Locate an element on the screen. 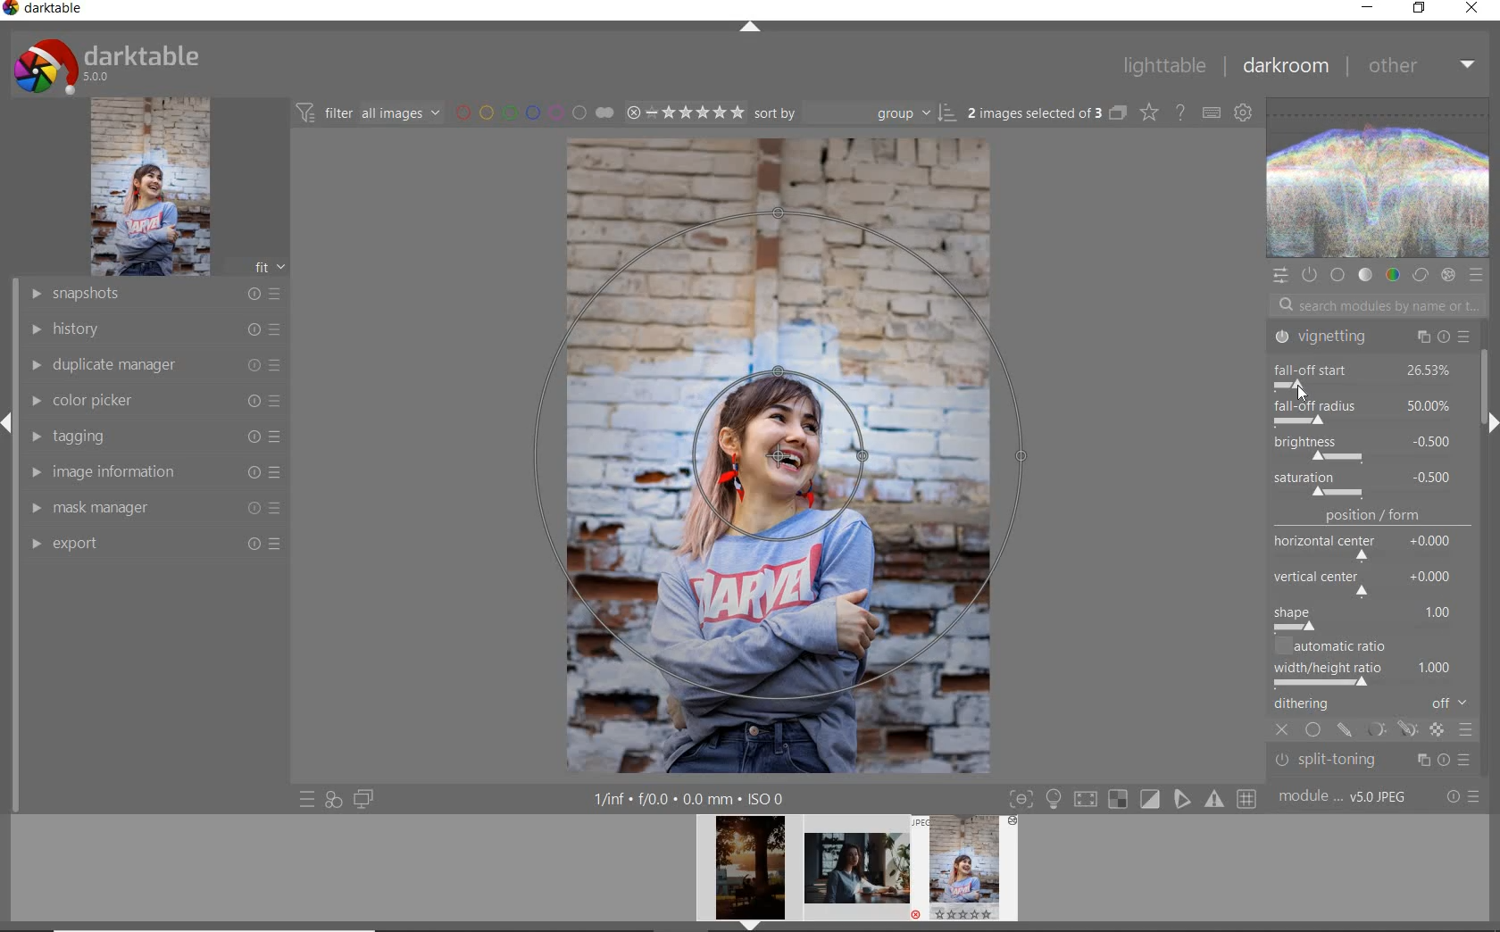  expand/collapse is located at coordinates (749, 29).